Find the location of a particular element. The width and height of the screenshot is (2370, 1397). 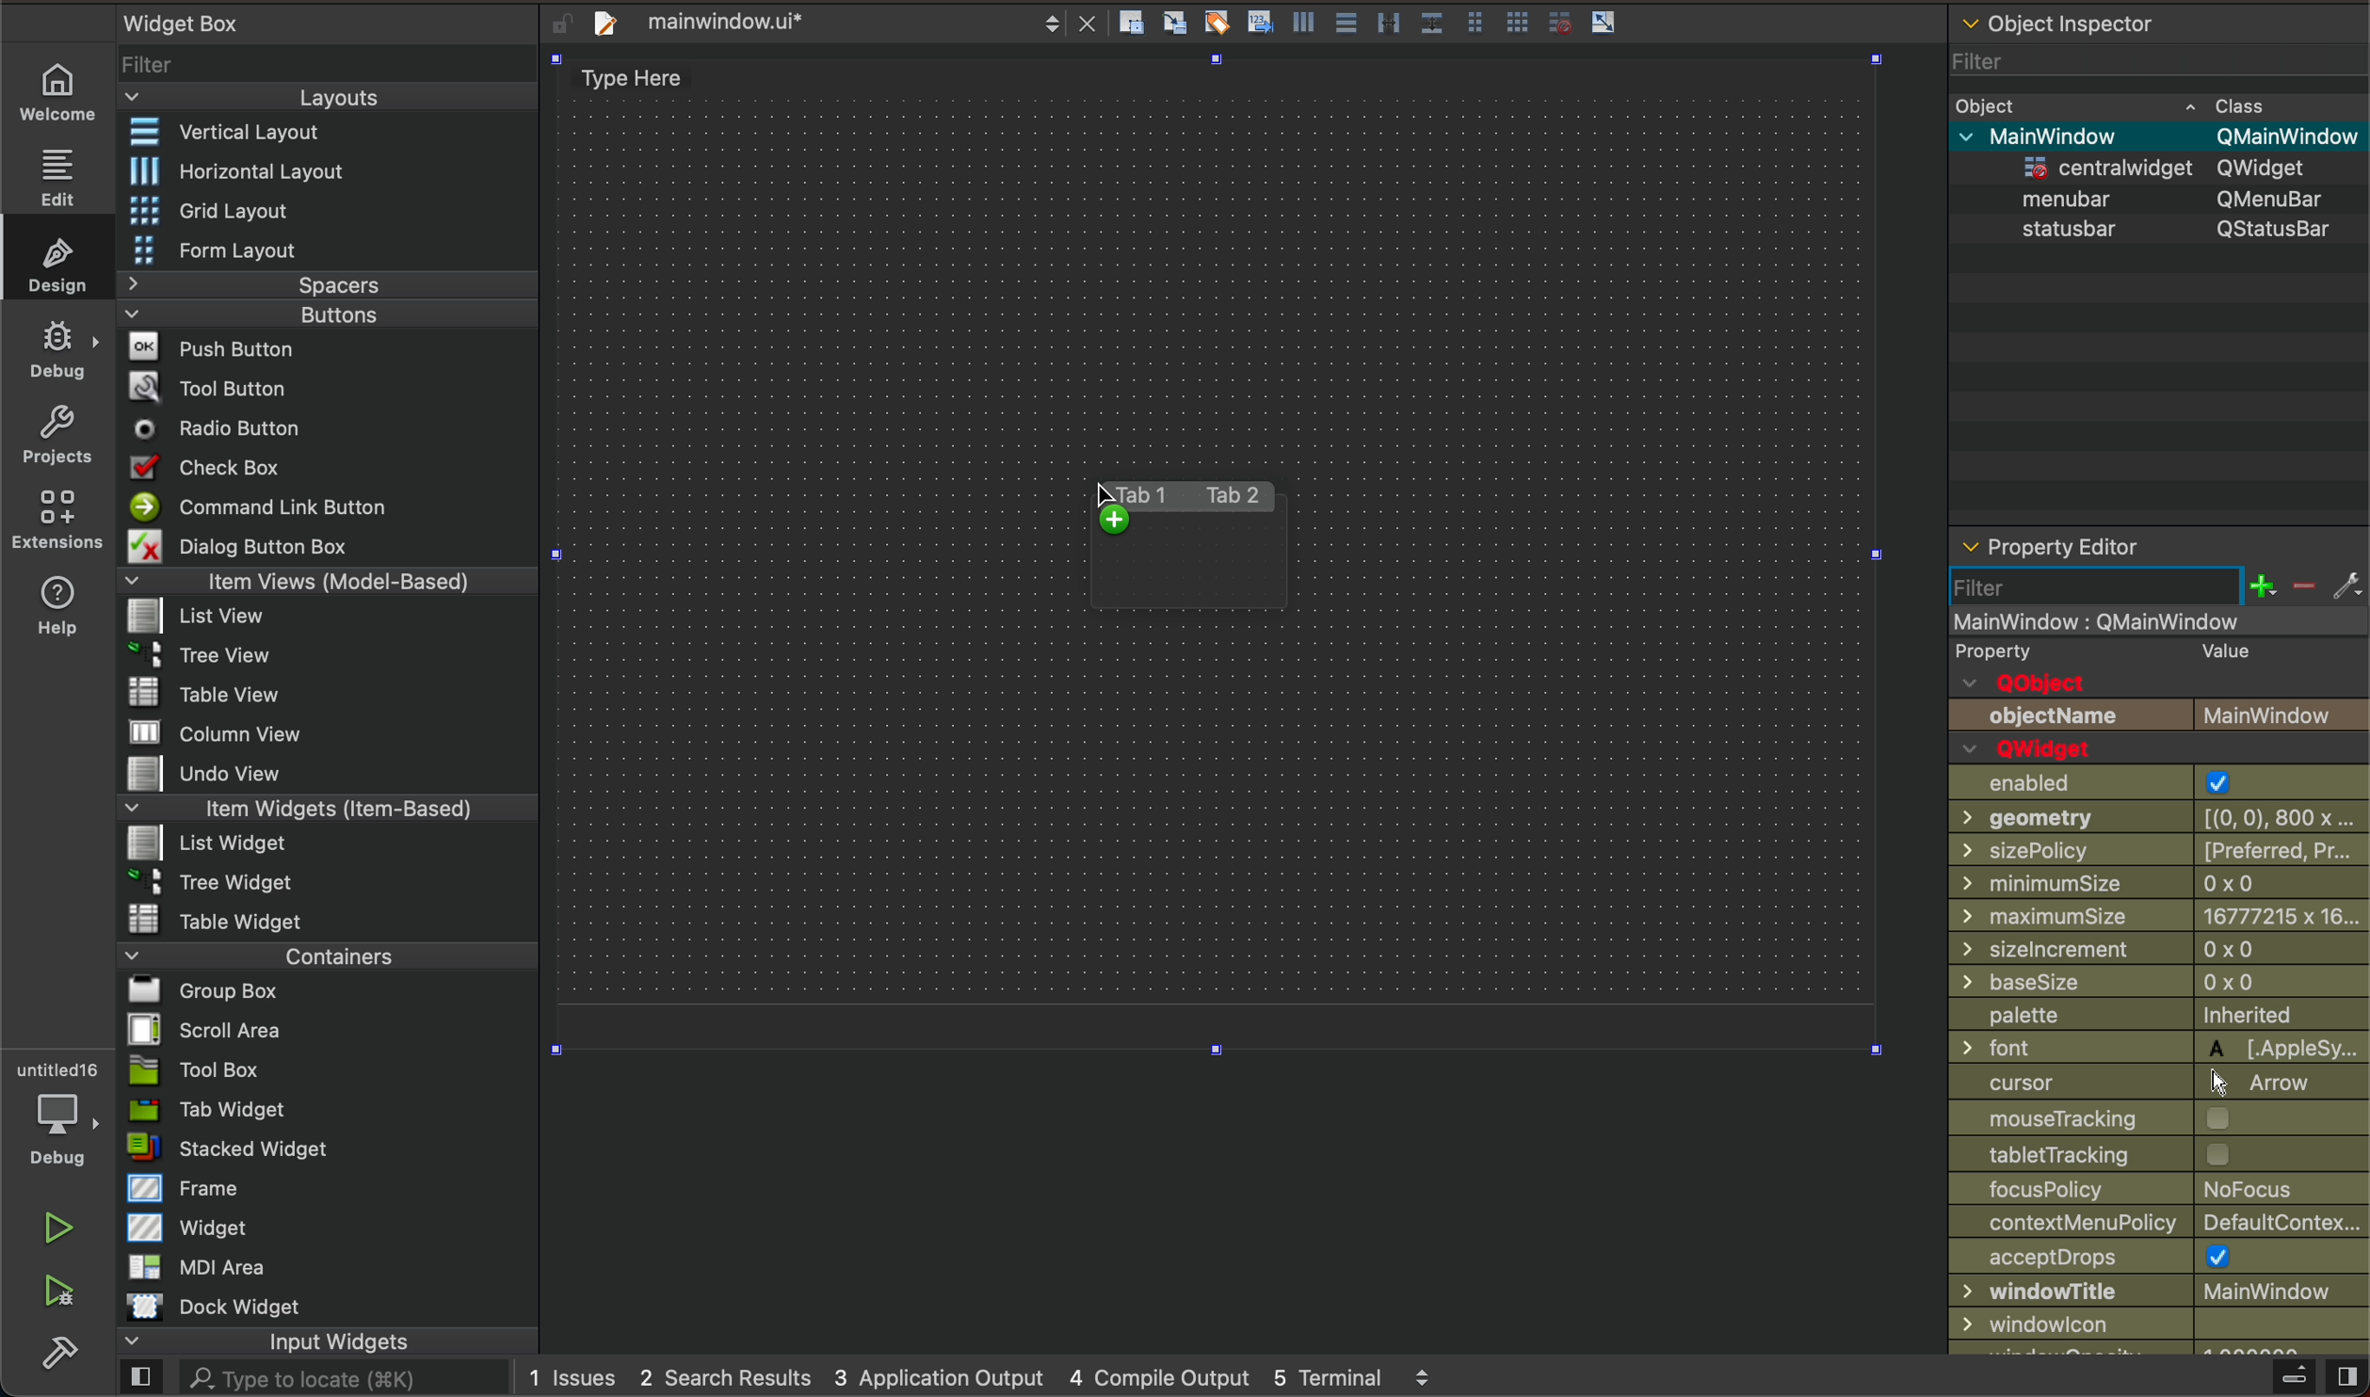

Horizontal Layout is located at coordinates (223, 172).